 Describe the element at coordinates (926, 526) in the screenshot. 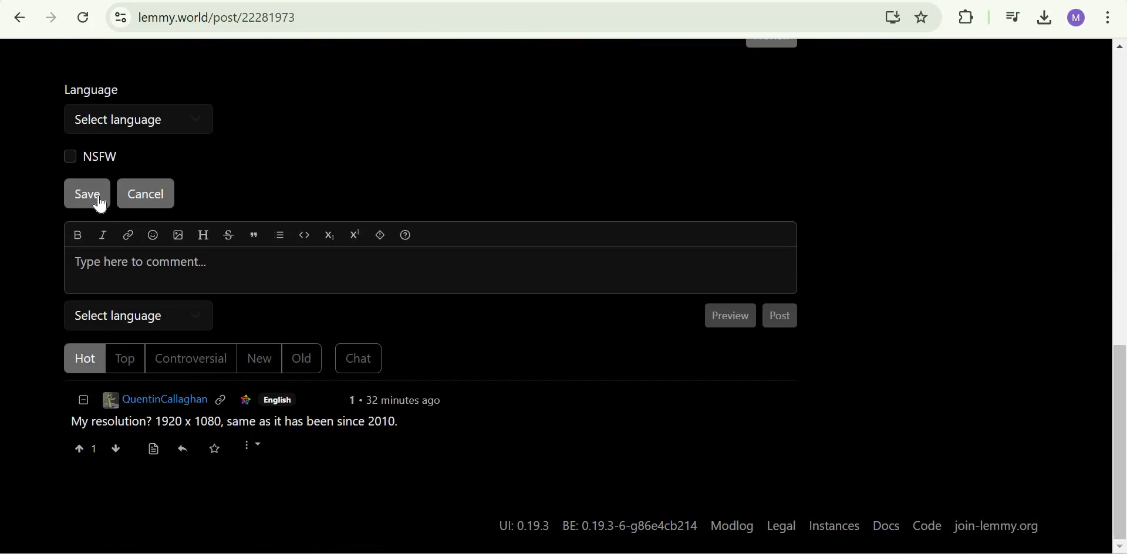

I see `Code` at that location.